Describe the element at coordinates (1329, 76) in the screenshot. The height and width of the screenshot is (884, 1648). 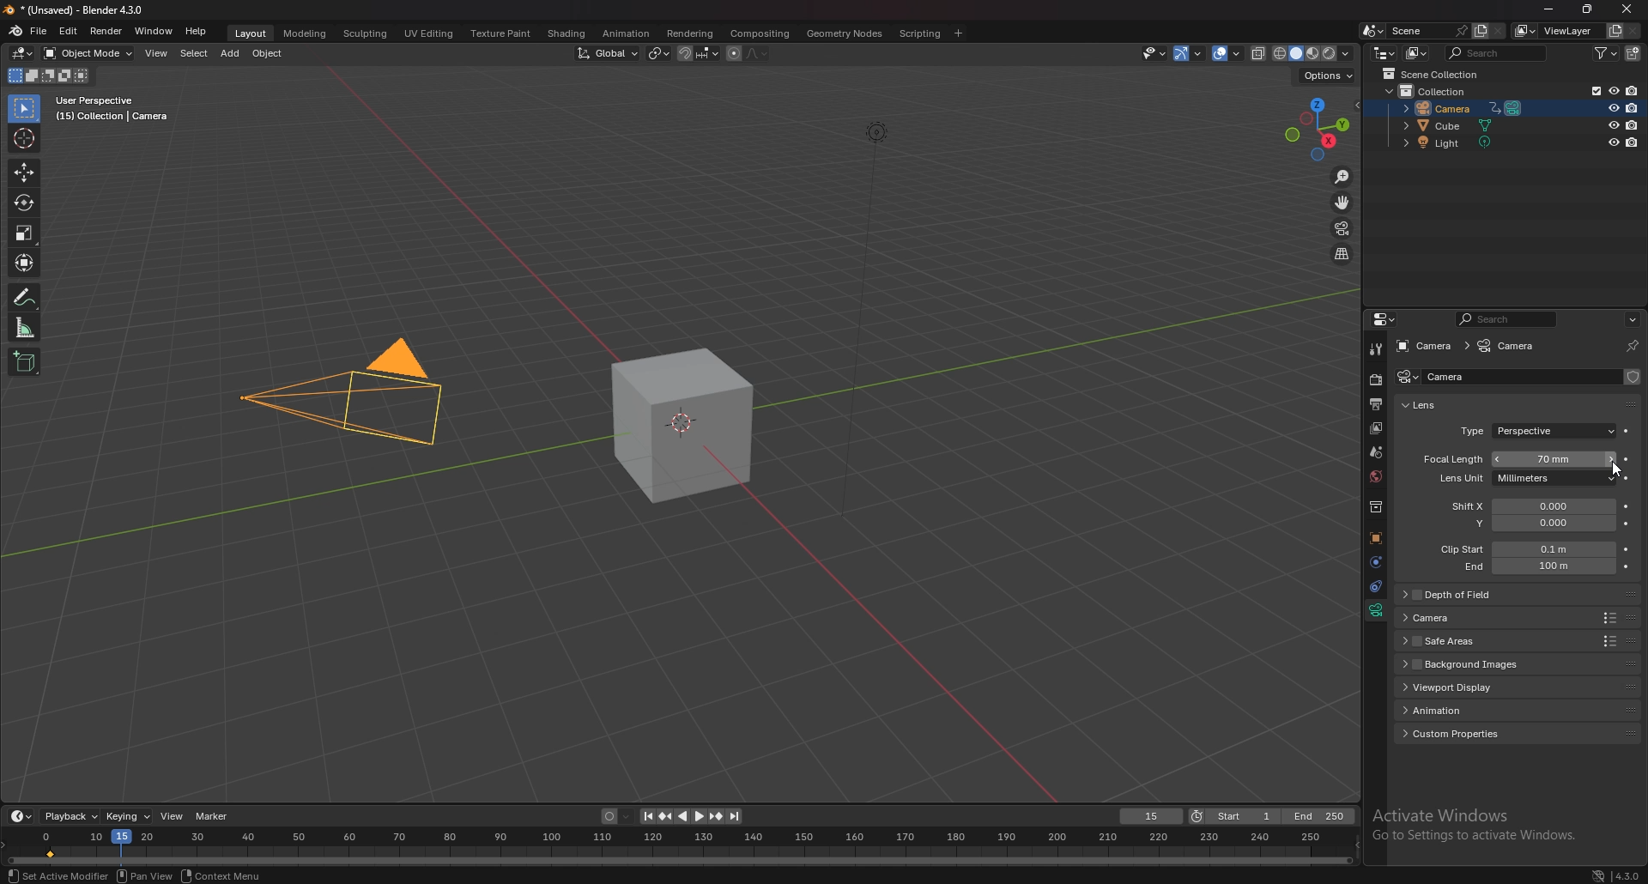
I see `options` at that location.